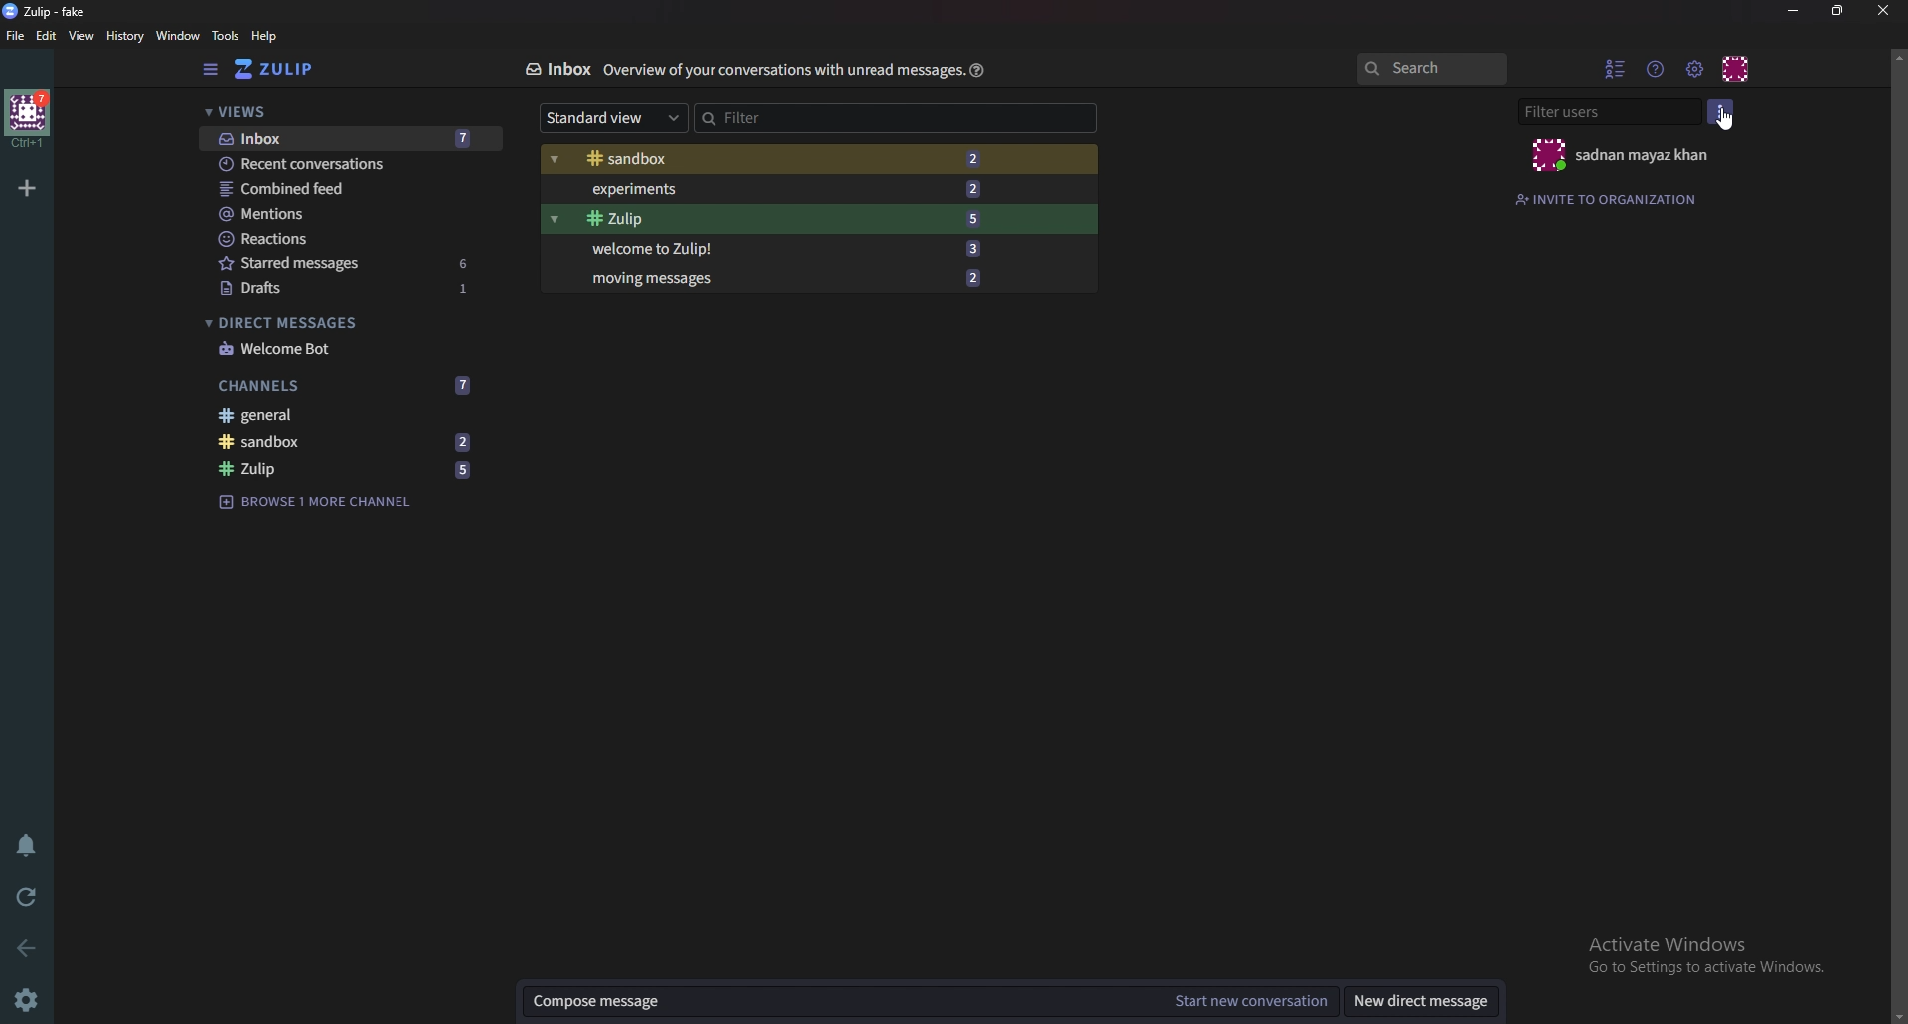  Describe the element at coordinates (794, 188) in the screenshot. I see `Experiments` at that location.